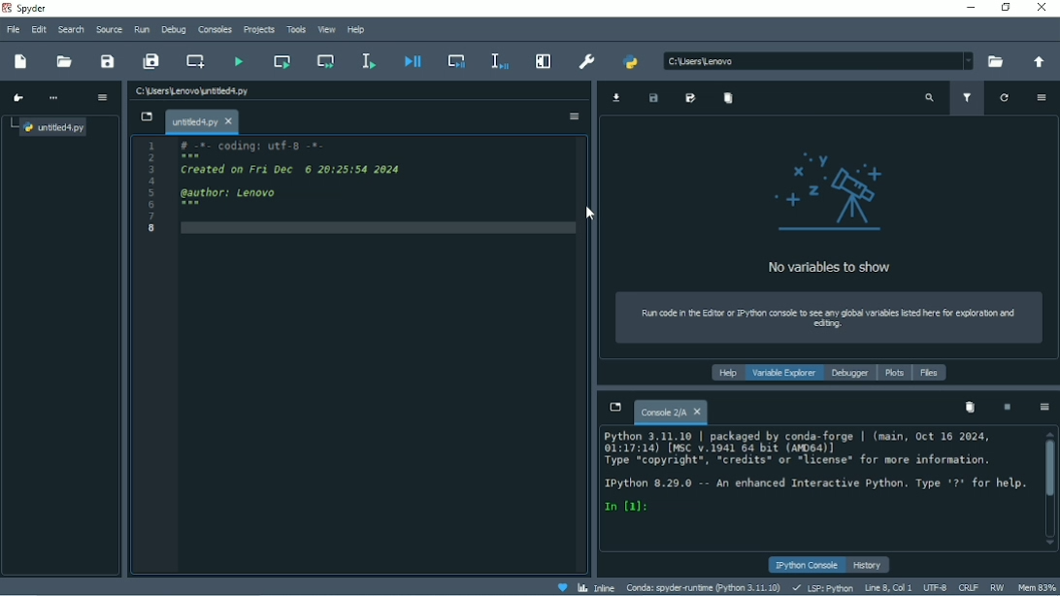 The width and height of the screenshot is (1060, 596). I want to click on Projects, so click(259, 30).